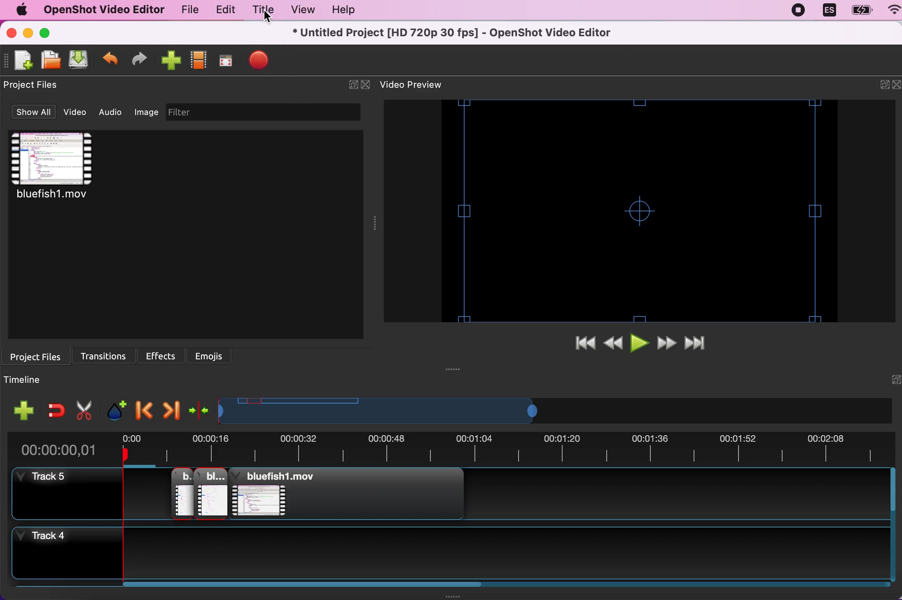 This screenshot has width=902, height=600. What do you see at coordinates (147, 111) in the screenshot?
I see `image` at bounding box center [147, 111].